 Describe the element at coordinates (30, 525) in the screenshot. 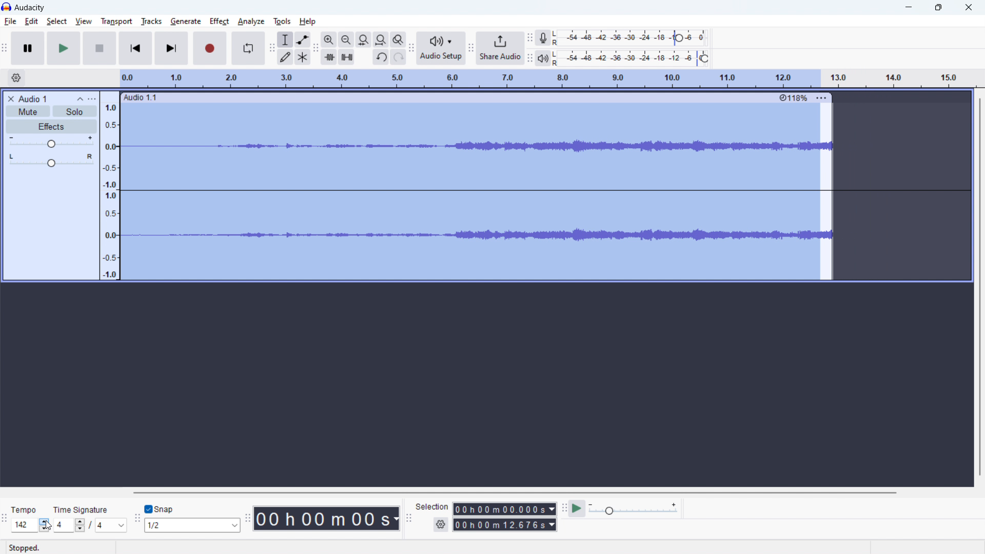

I see `tempo increased` at that location.